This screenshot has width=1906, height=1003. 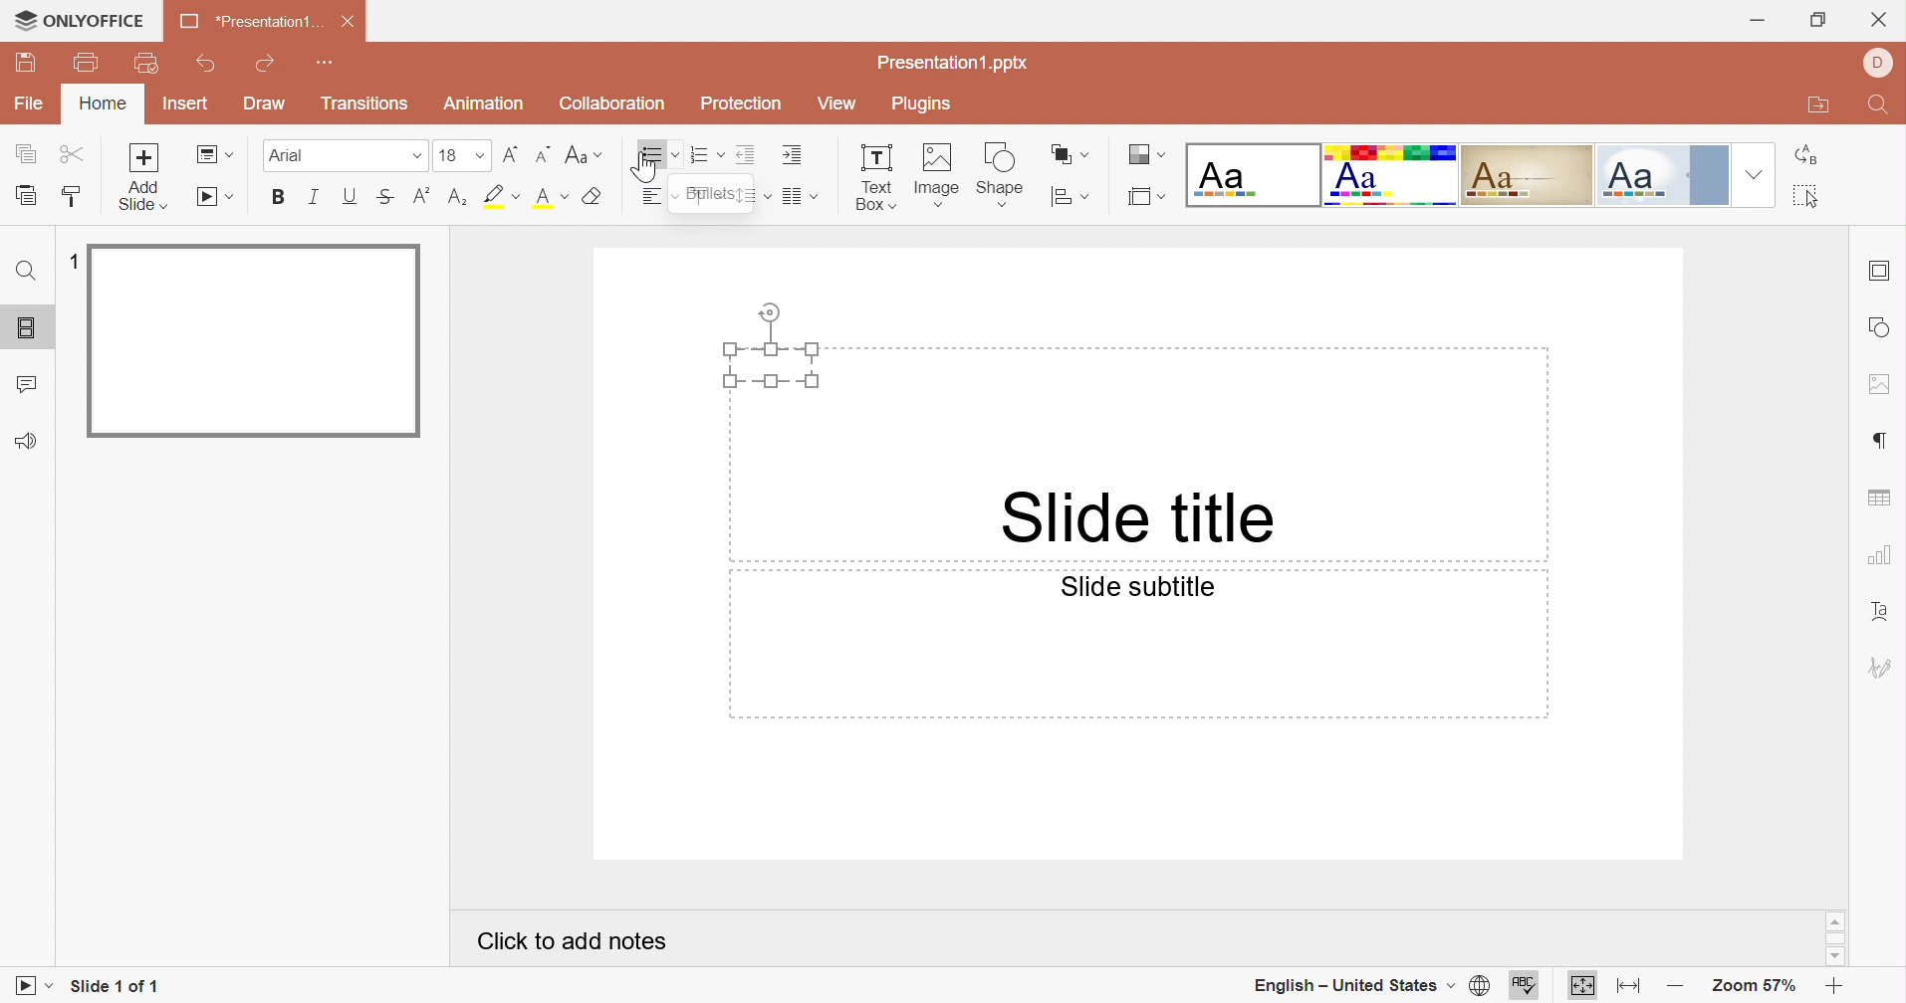 What do you see at coordinates (1882, 380) in the screenshot?
I see `image settings` at bounding box center [1882, 380].